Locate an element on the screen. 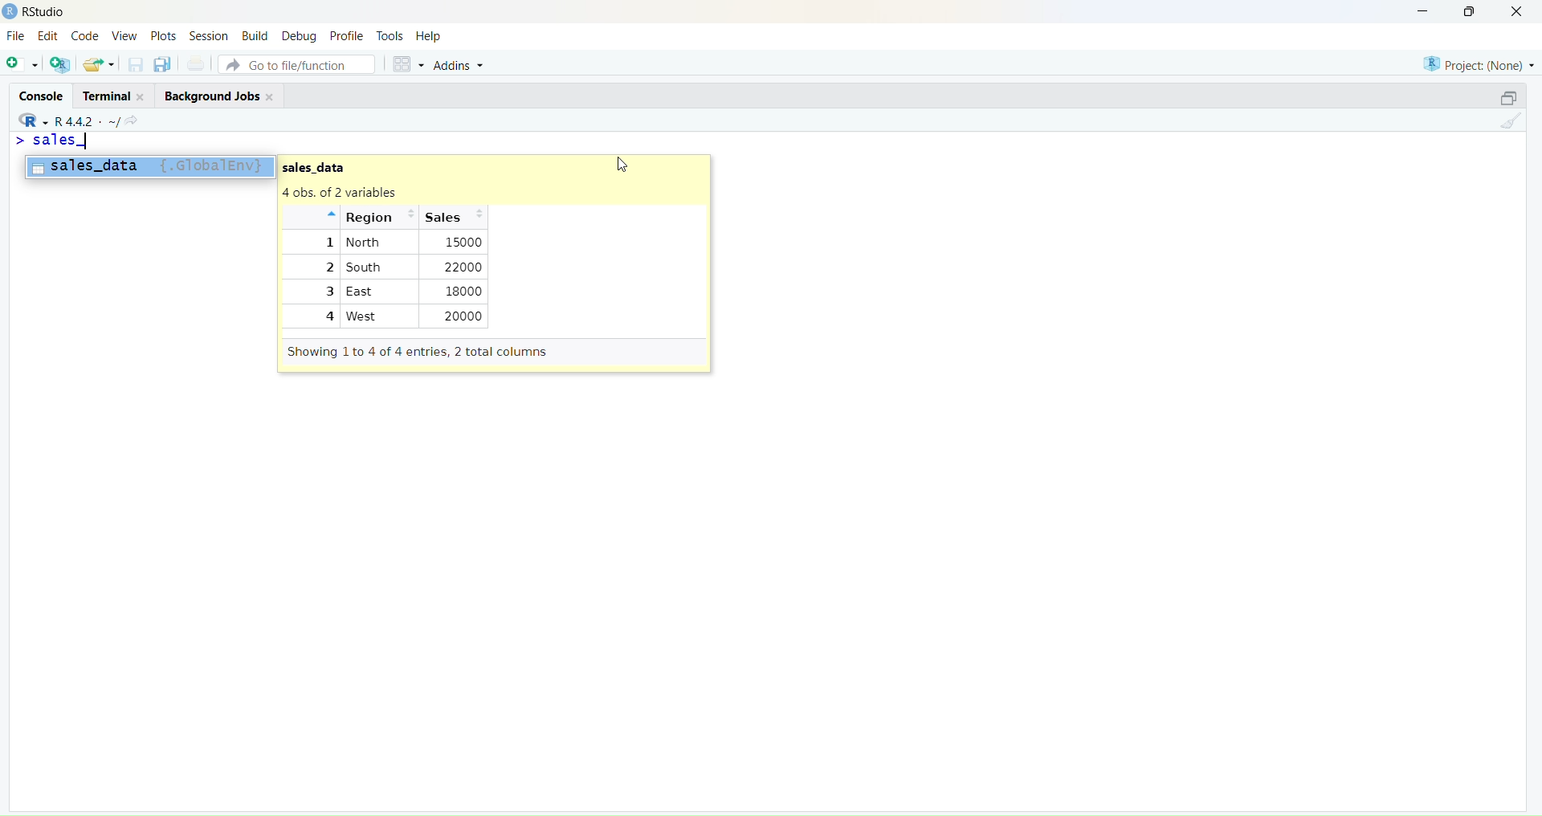 The height and width of the screenshot is (816, 1542). add multiple scripts is located at coordinates (61, 67).